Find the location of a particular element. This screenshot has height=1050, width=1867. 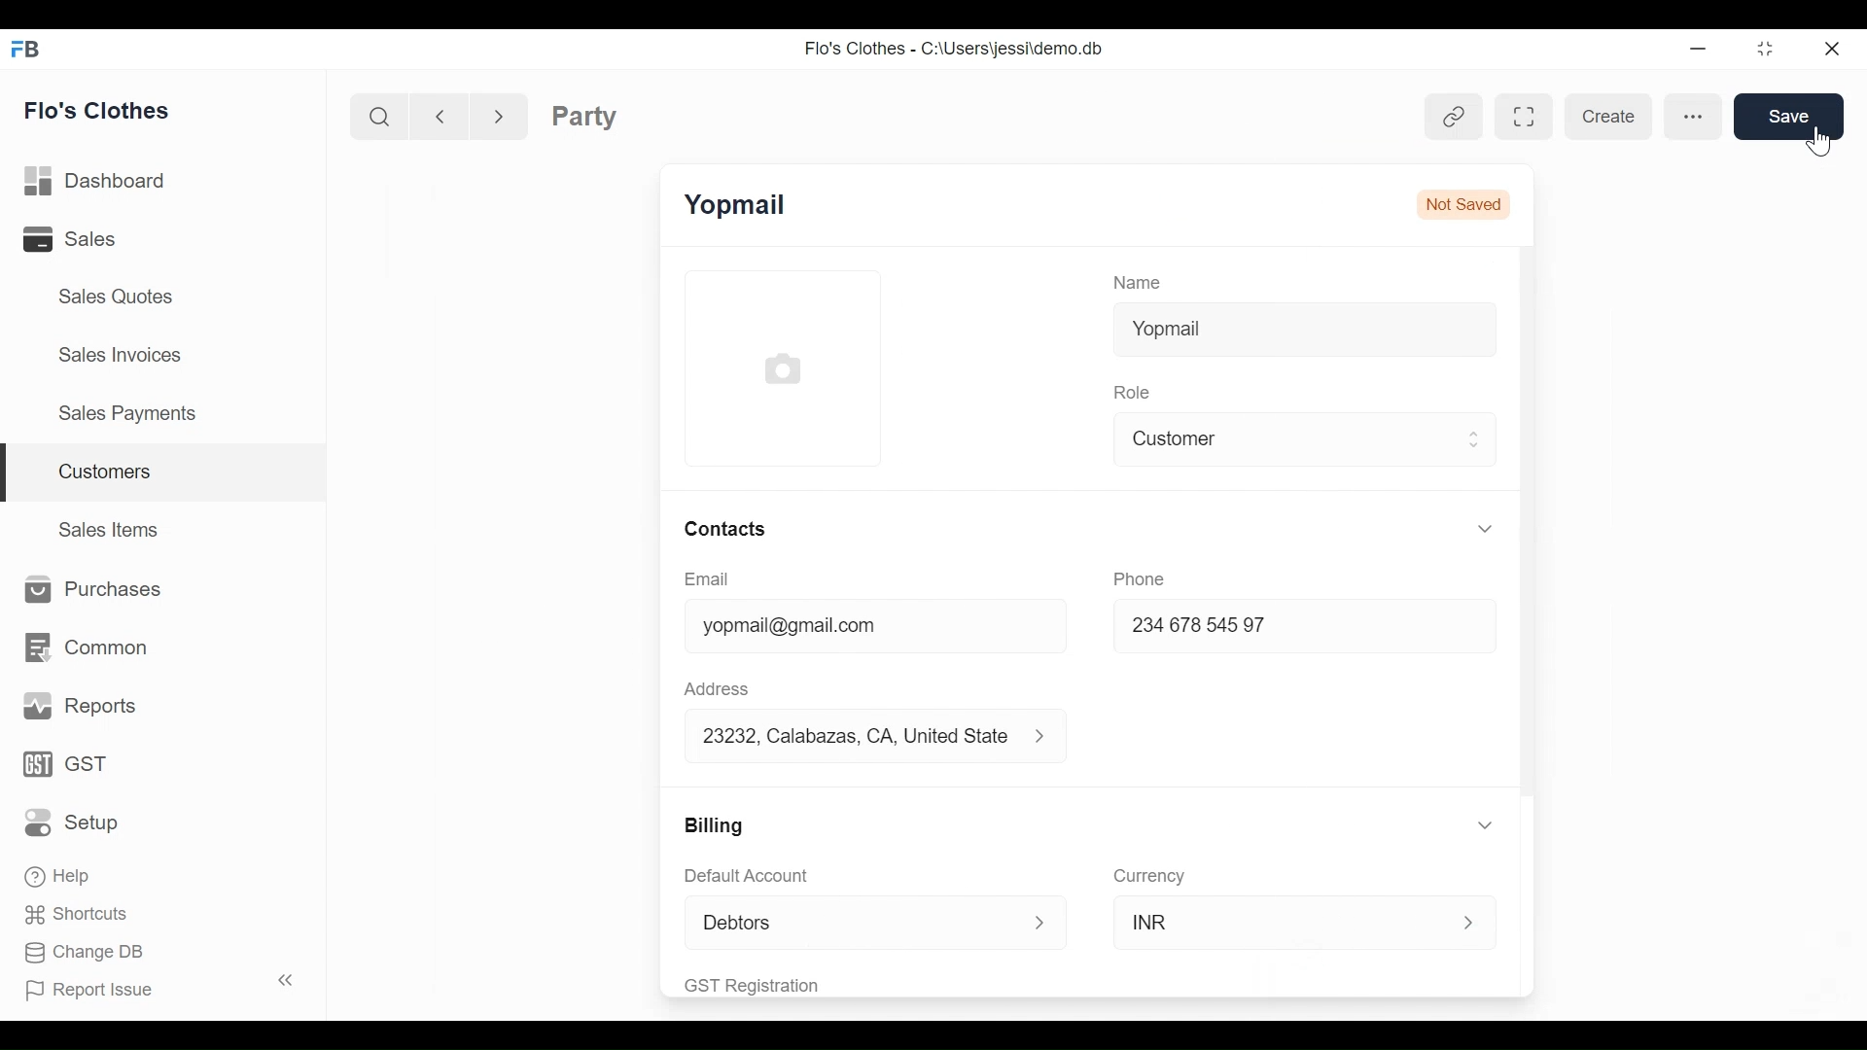

Role is located at coordinates (1135, 392).